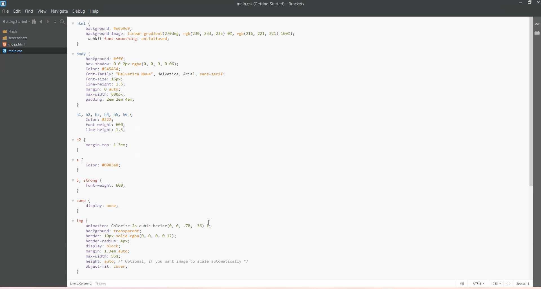 Image resolution: width=541 pixels, height=289 pixels. I want to click on Split the view vertically and Horizontally, so click(55, 22).